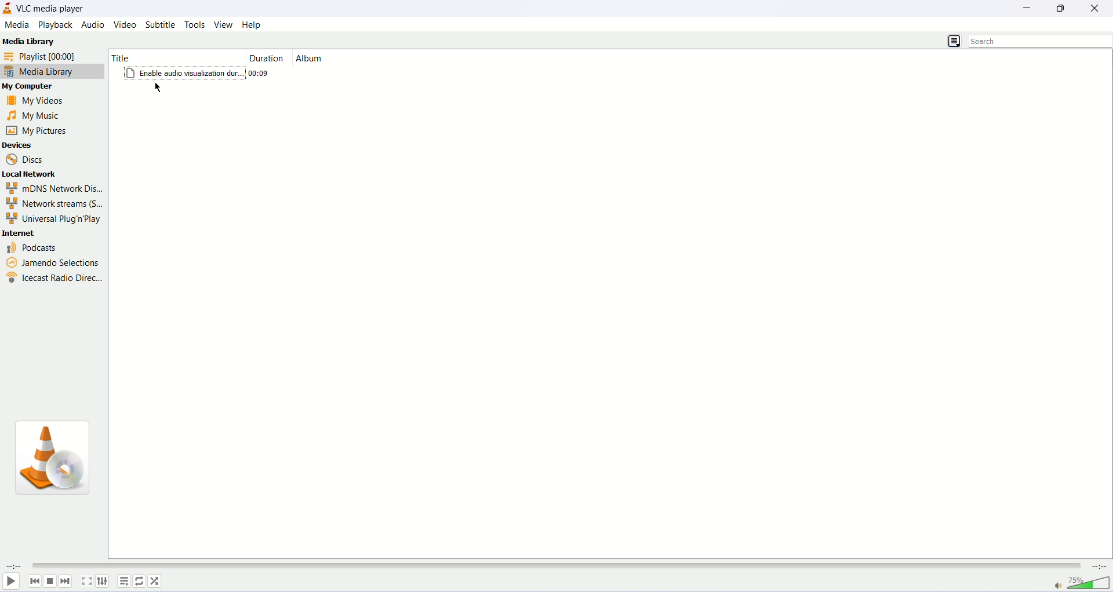  Describe the element at coordinates (53, 8) in the screenshot. I see `VLC media player` at that location.